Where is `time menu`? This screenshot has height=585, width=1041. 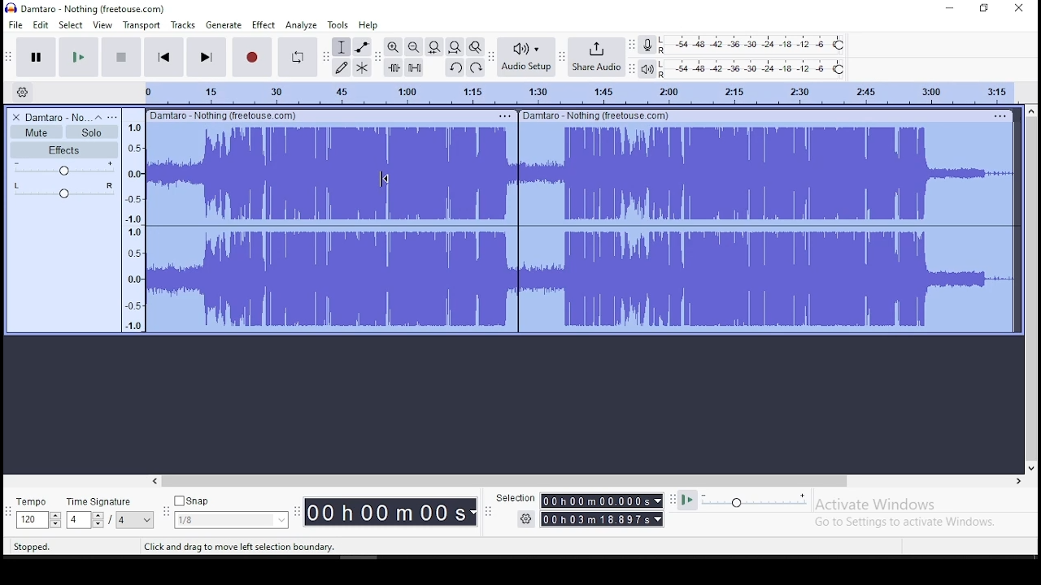
time menu is located at coordinates (603, 501).